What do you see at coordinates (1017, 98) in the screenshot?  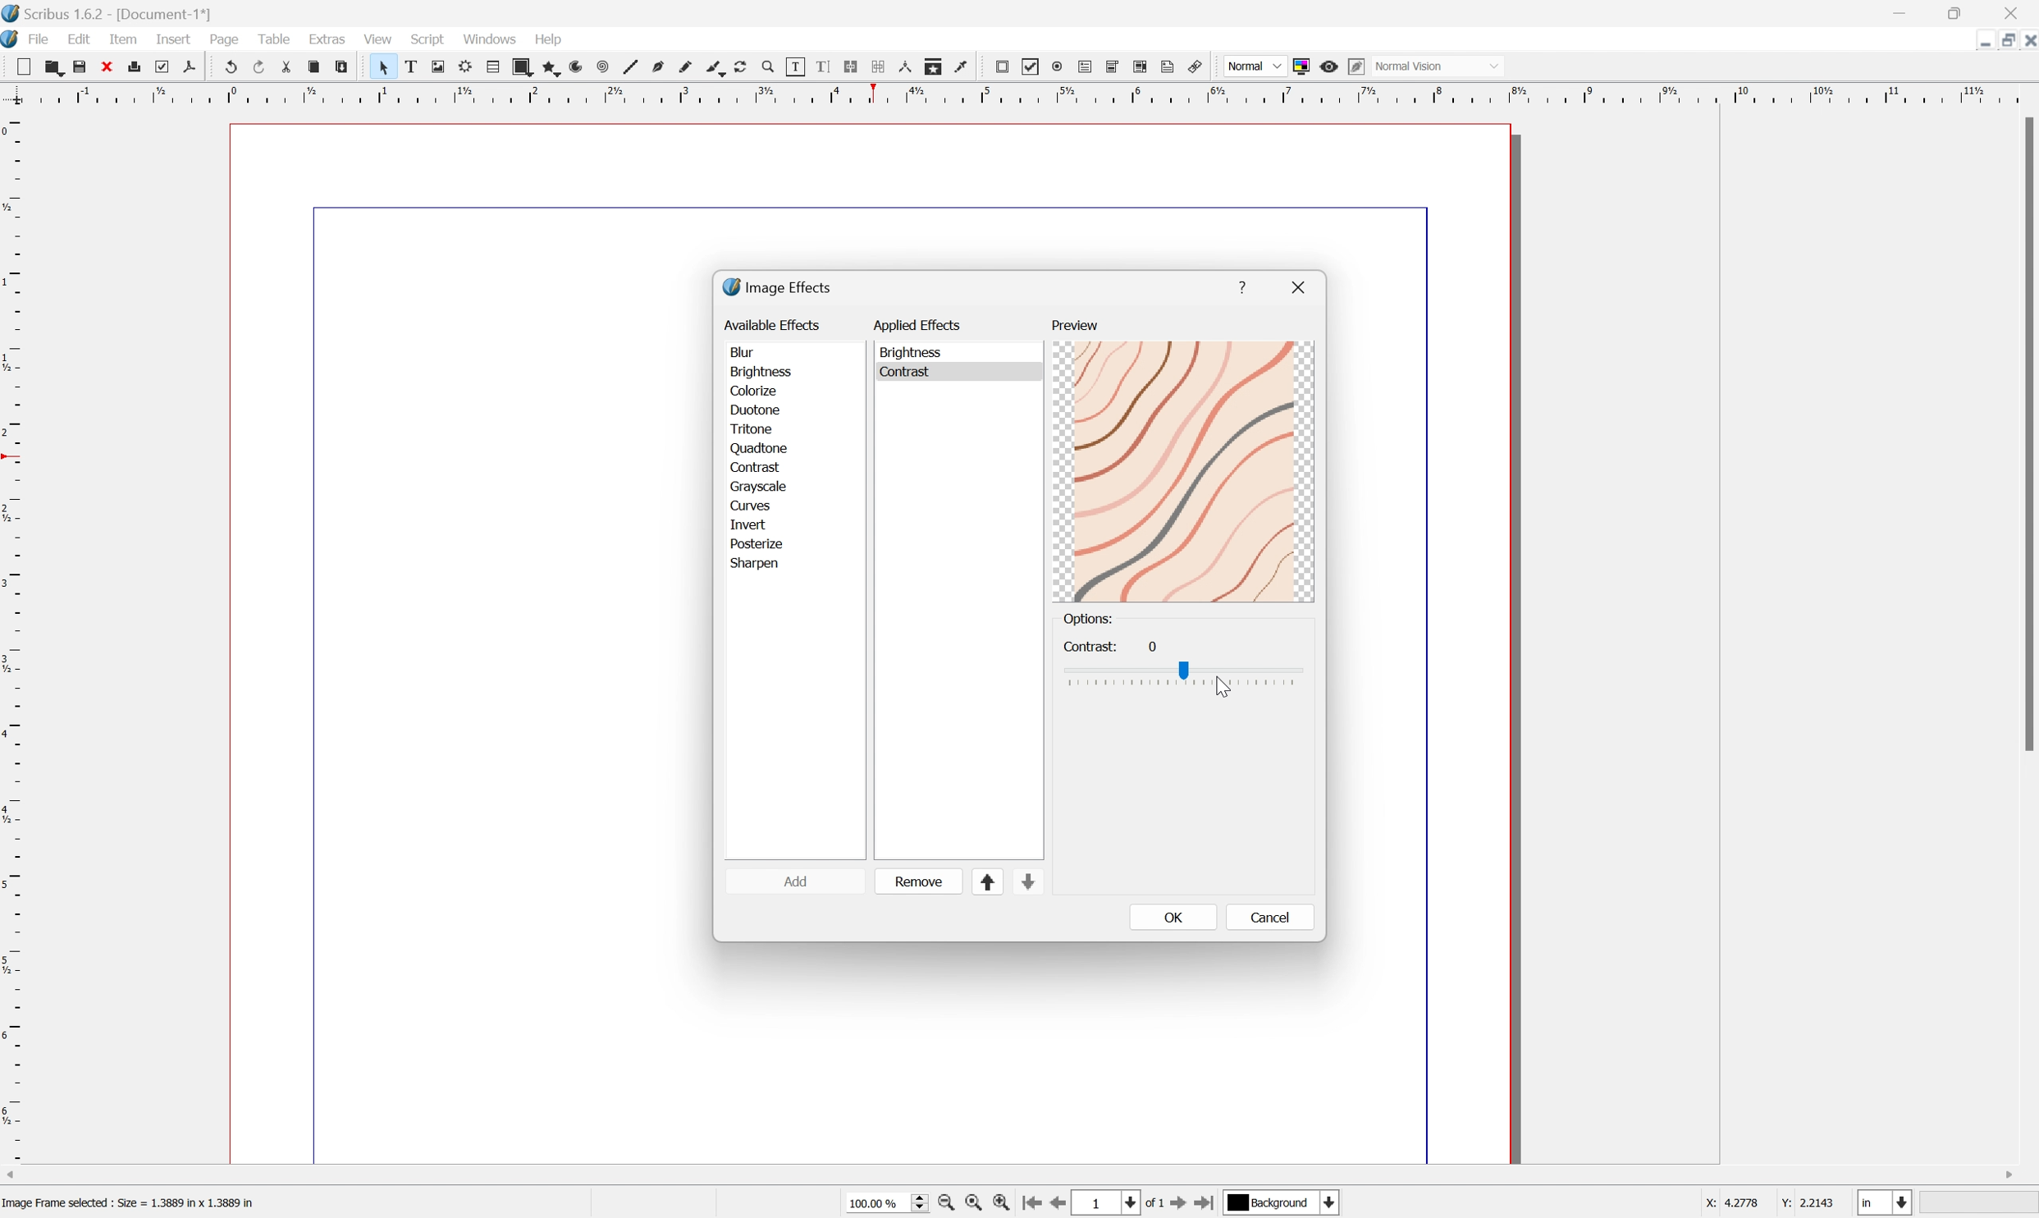 I see `Horizontal Margin` at bounding box center [1017, 98].